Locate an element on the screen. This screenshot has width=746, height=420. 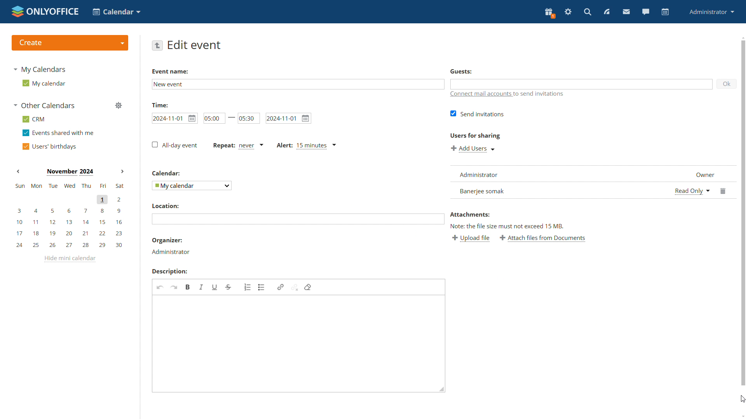
ok is located at coordinates (727, 84).